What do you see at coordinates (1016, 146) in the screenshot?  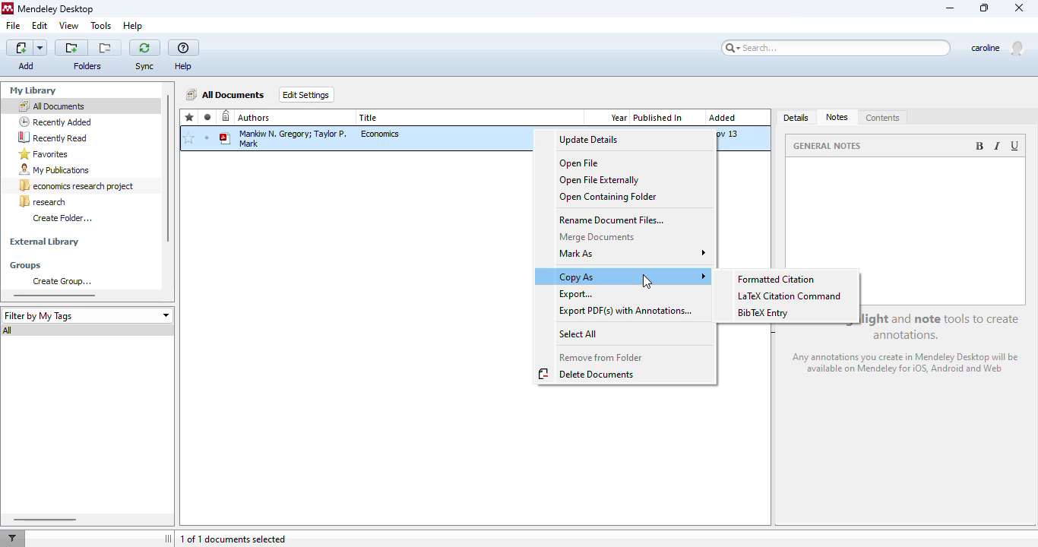 I see `underlined` at bounding box center [1016, 146].